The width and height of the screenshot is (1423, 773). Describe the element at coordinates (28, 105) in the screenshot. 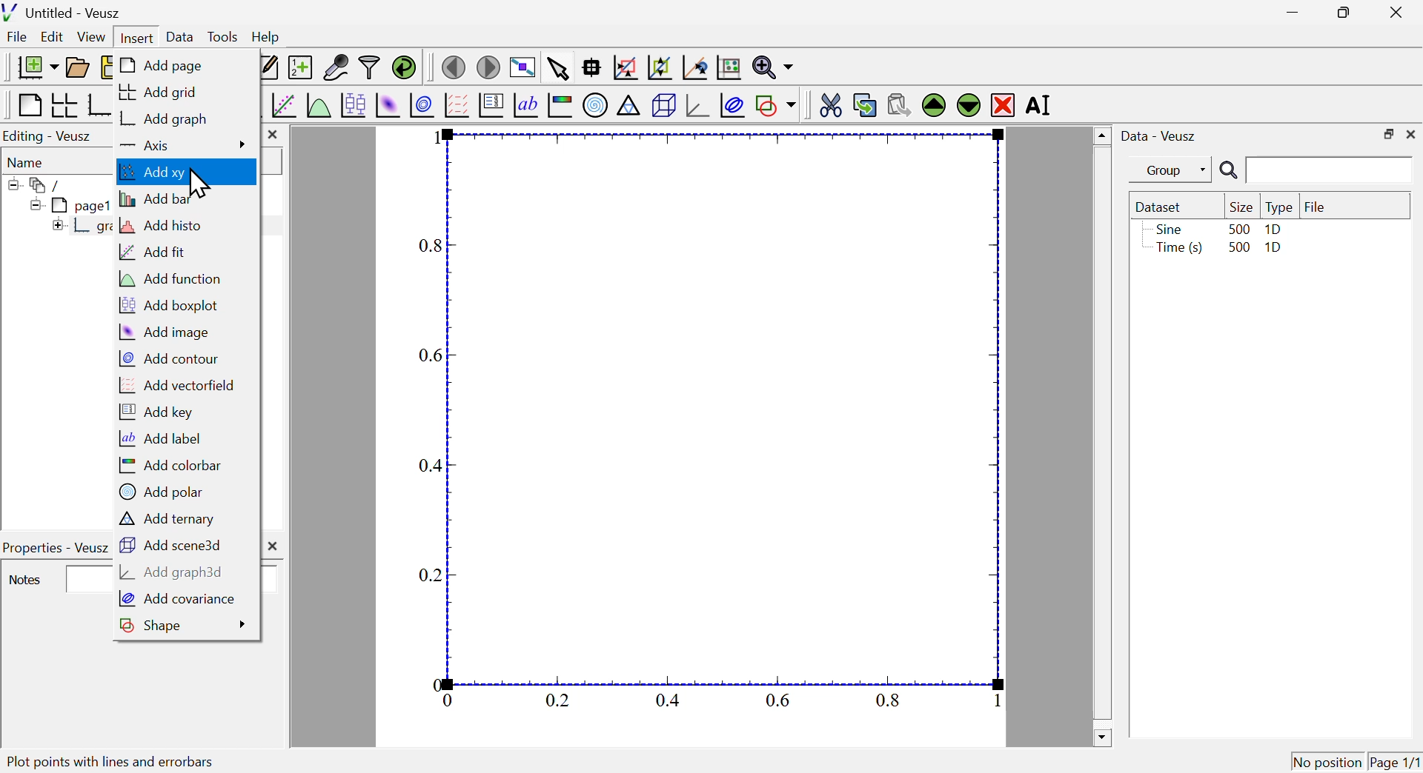

I see `blank page` at that location.